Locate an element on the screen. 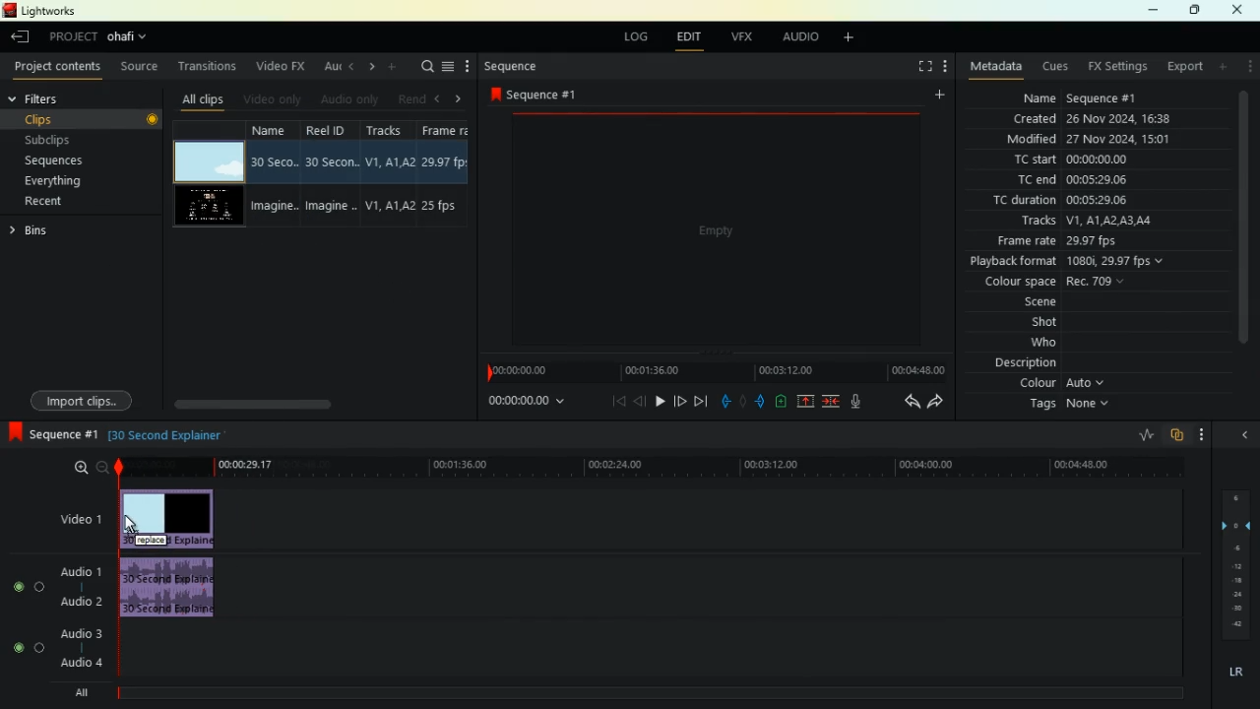  toggle is located at coordinates (39, 648).